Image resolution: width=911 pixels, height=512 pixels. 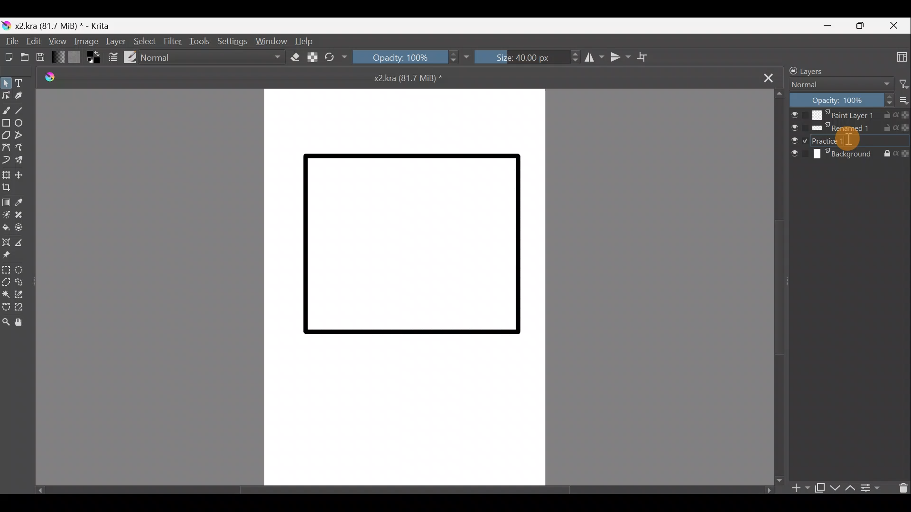 What do you see at coordinates (114, 41) in the screenshot?
I see `Layer` at bounding box center [114, 41].